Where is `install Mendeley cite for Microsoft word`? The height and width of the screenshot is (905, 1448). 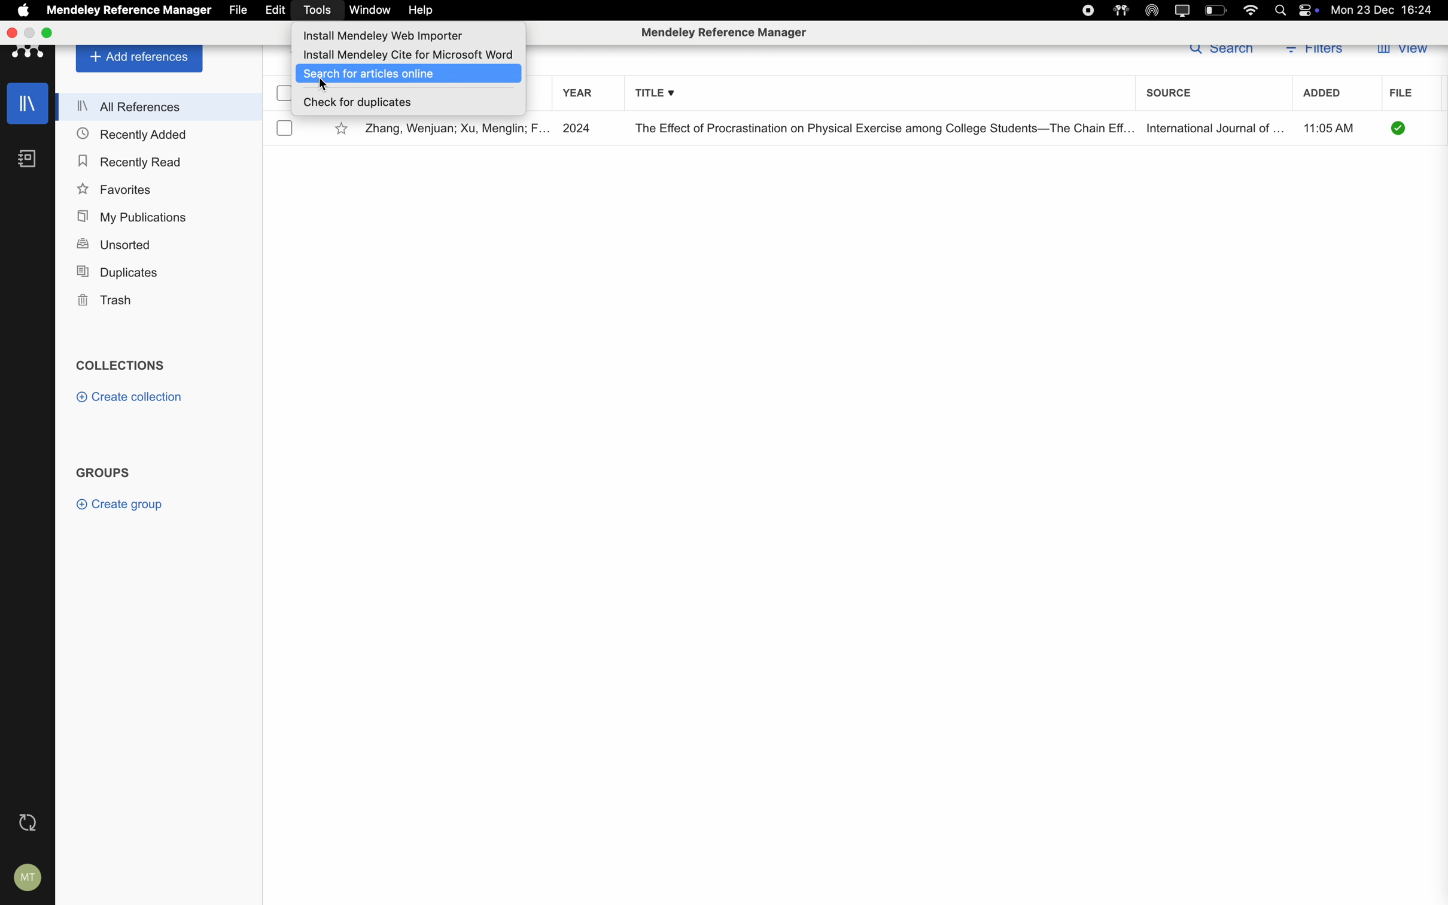 install Mendeley cite for Microsoft word is located at coordinates (407, 55).